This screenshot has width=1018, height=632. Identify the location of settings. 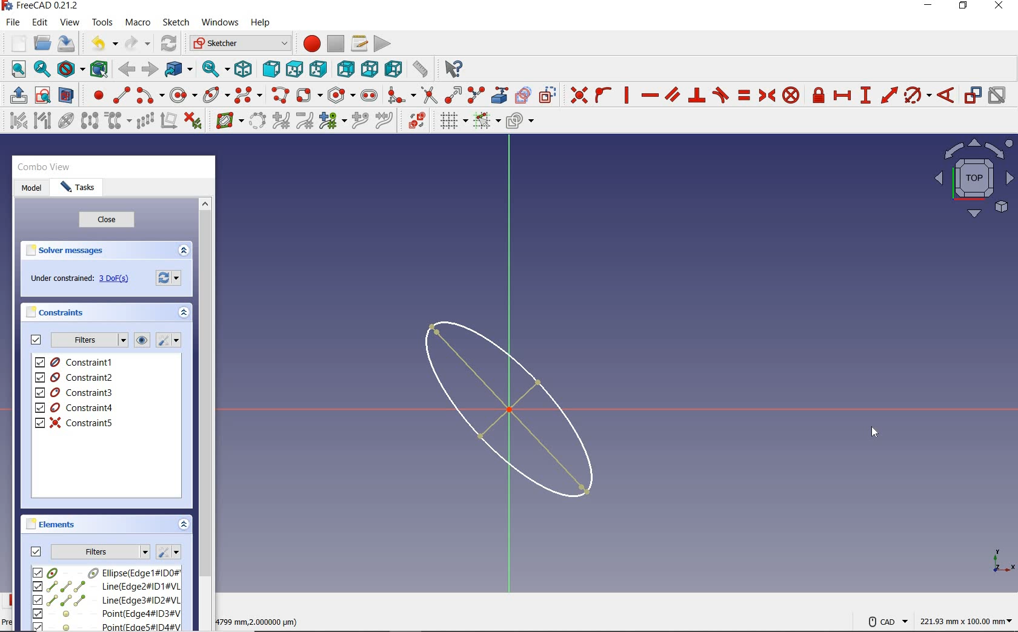
(170, 277).